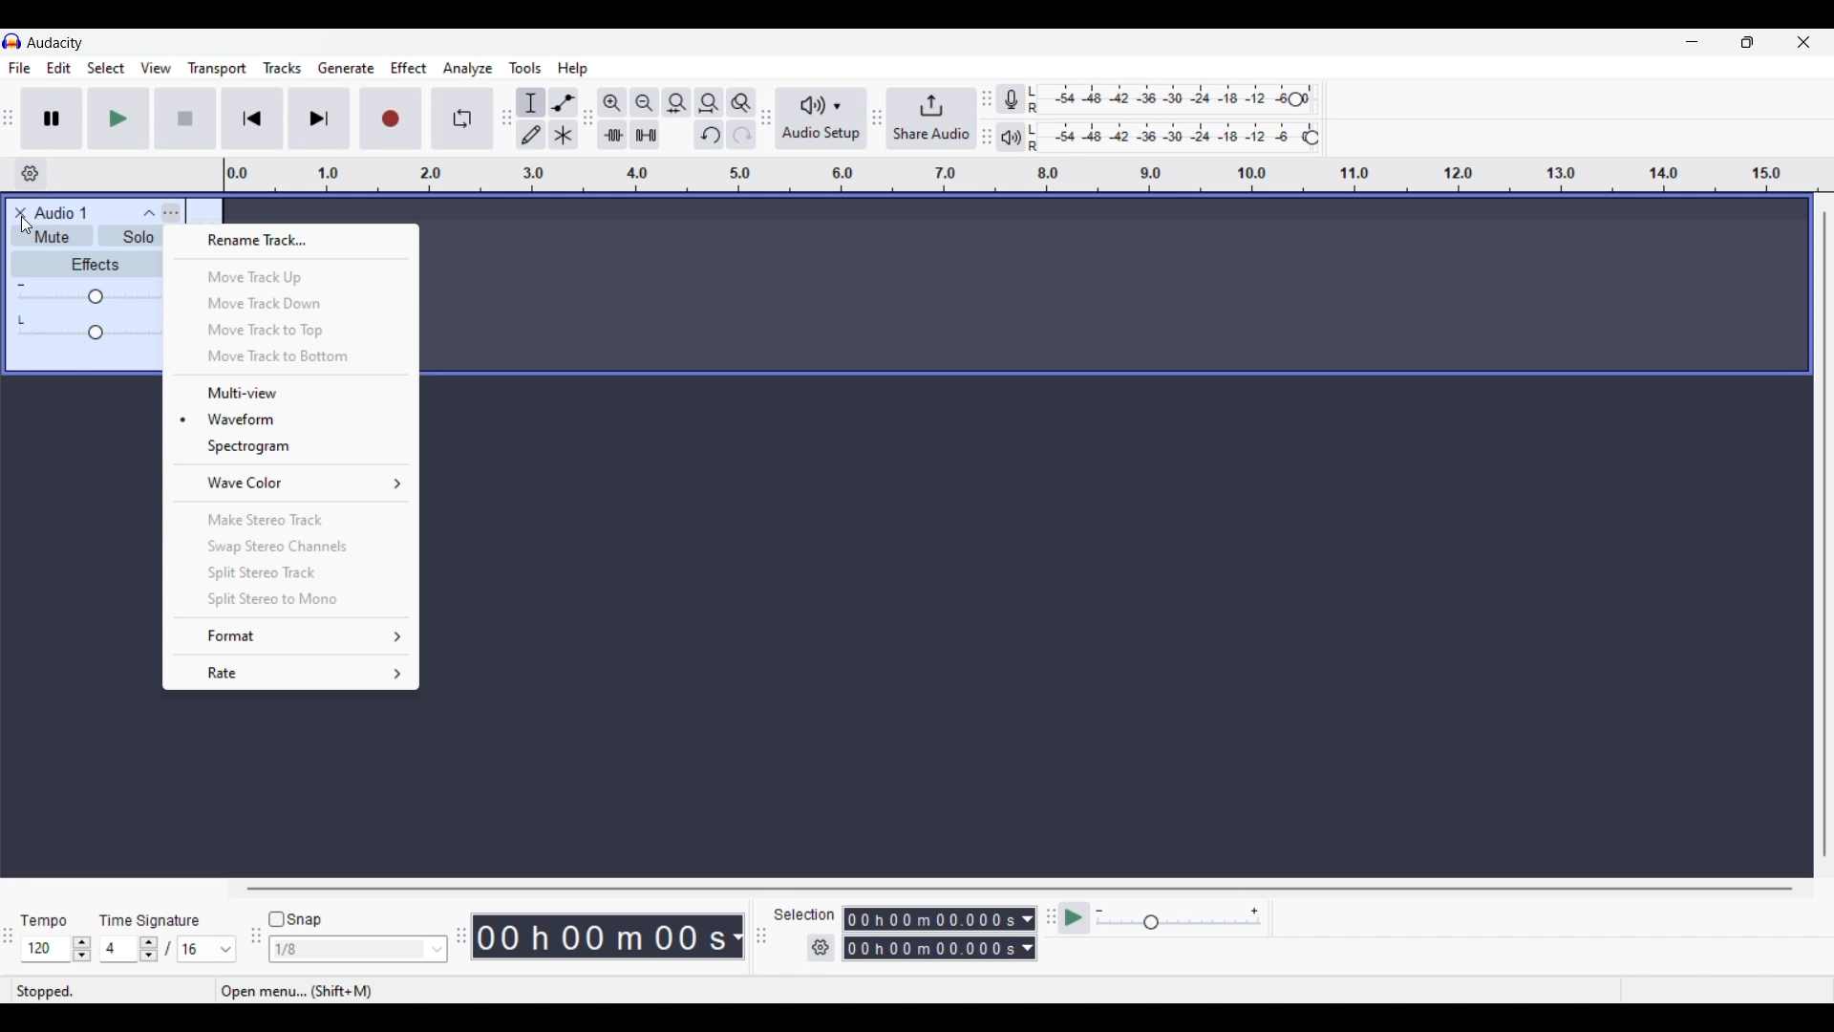  I want to click on Fit project to width, so click(710, 102).